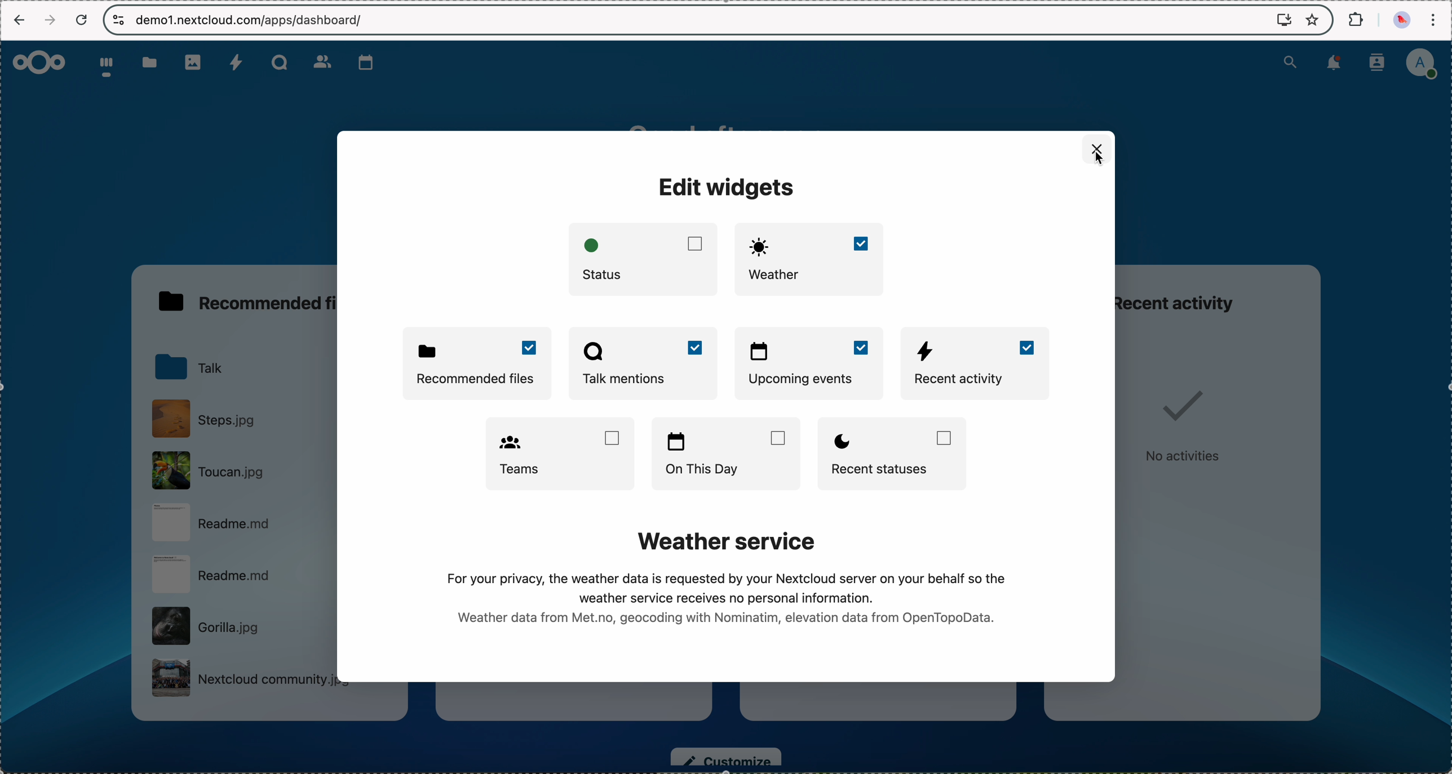  What do you see at coordinates (1334, 64) in the screenshot?
I see `notifications` at bounding box center [1334, 64].